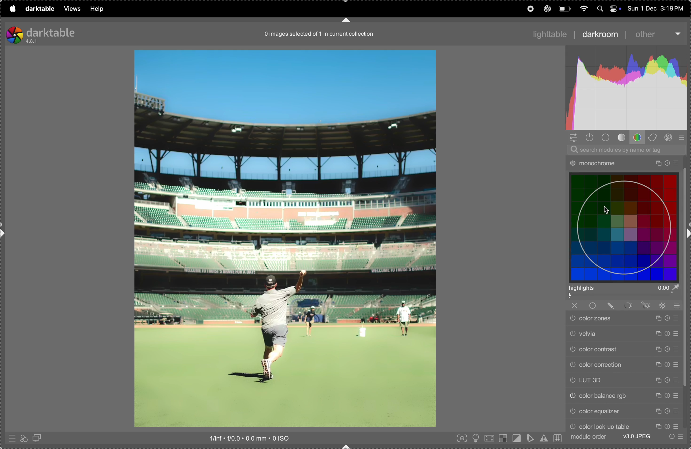  Describe the element at coordinates (529, 8) in the screenshot. I see `record` at that location.